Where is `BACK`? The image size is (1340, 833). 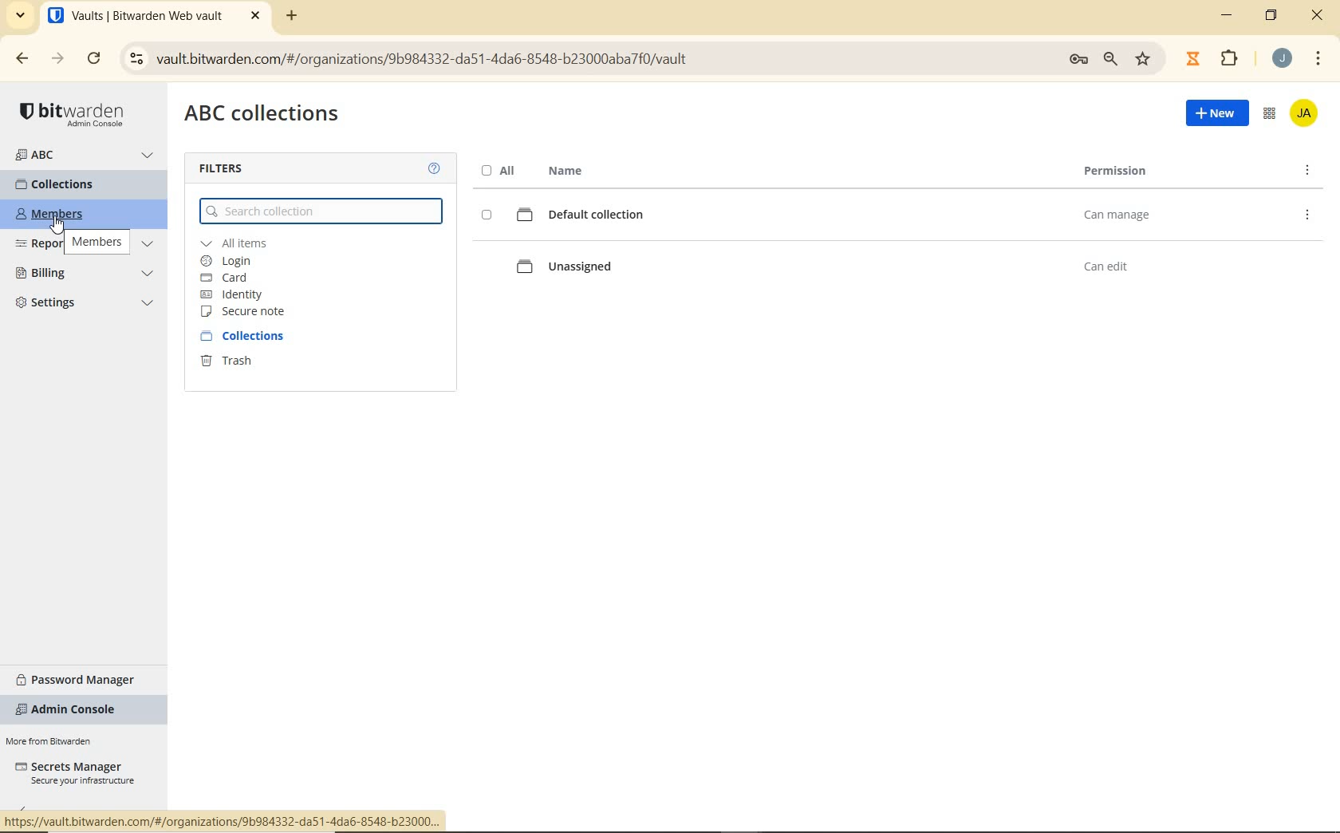
BACK is located at coordinates (23, 59).